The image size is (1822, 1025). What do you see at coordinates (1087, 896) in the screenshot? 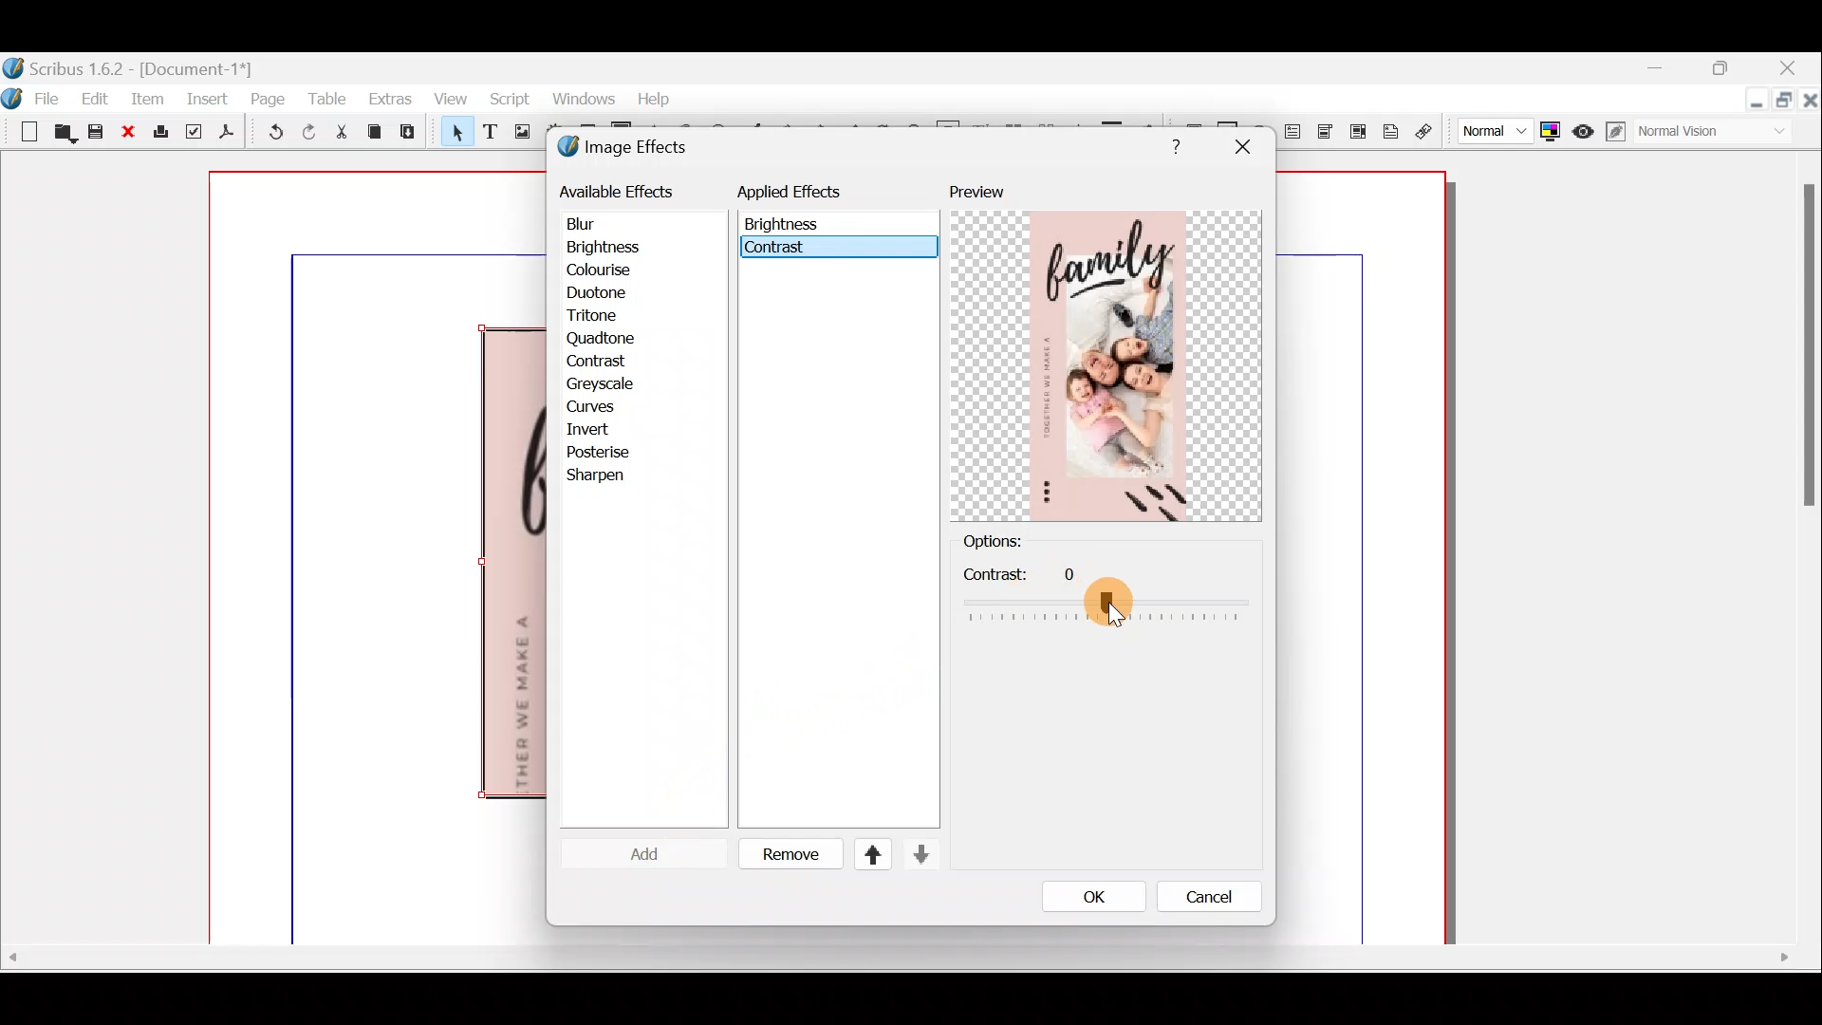
I see `OK` at bounding box center [1087, 896].